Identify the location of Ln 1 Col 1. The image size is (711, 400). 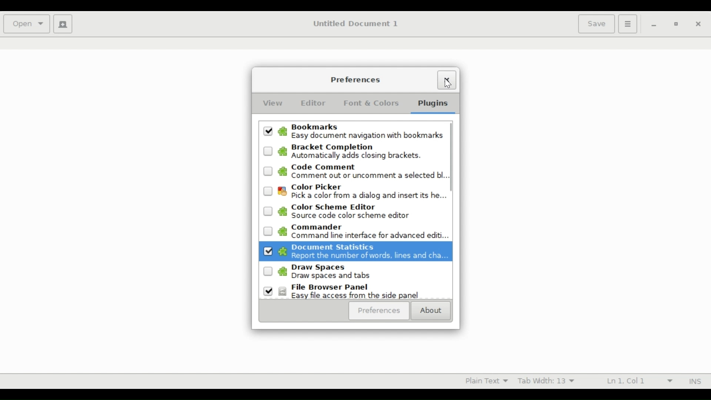
(635, 380).